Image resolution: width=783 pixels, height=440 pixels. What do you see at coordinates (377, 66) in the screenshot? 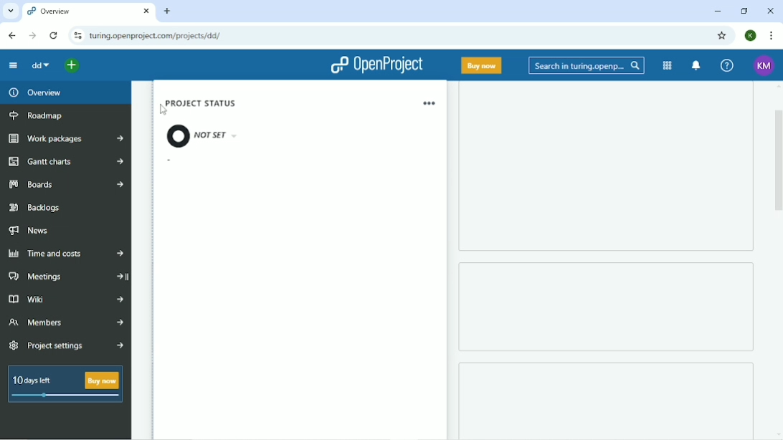
I see `OpenProject` at bounding box center [377, 66].